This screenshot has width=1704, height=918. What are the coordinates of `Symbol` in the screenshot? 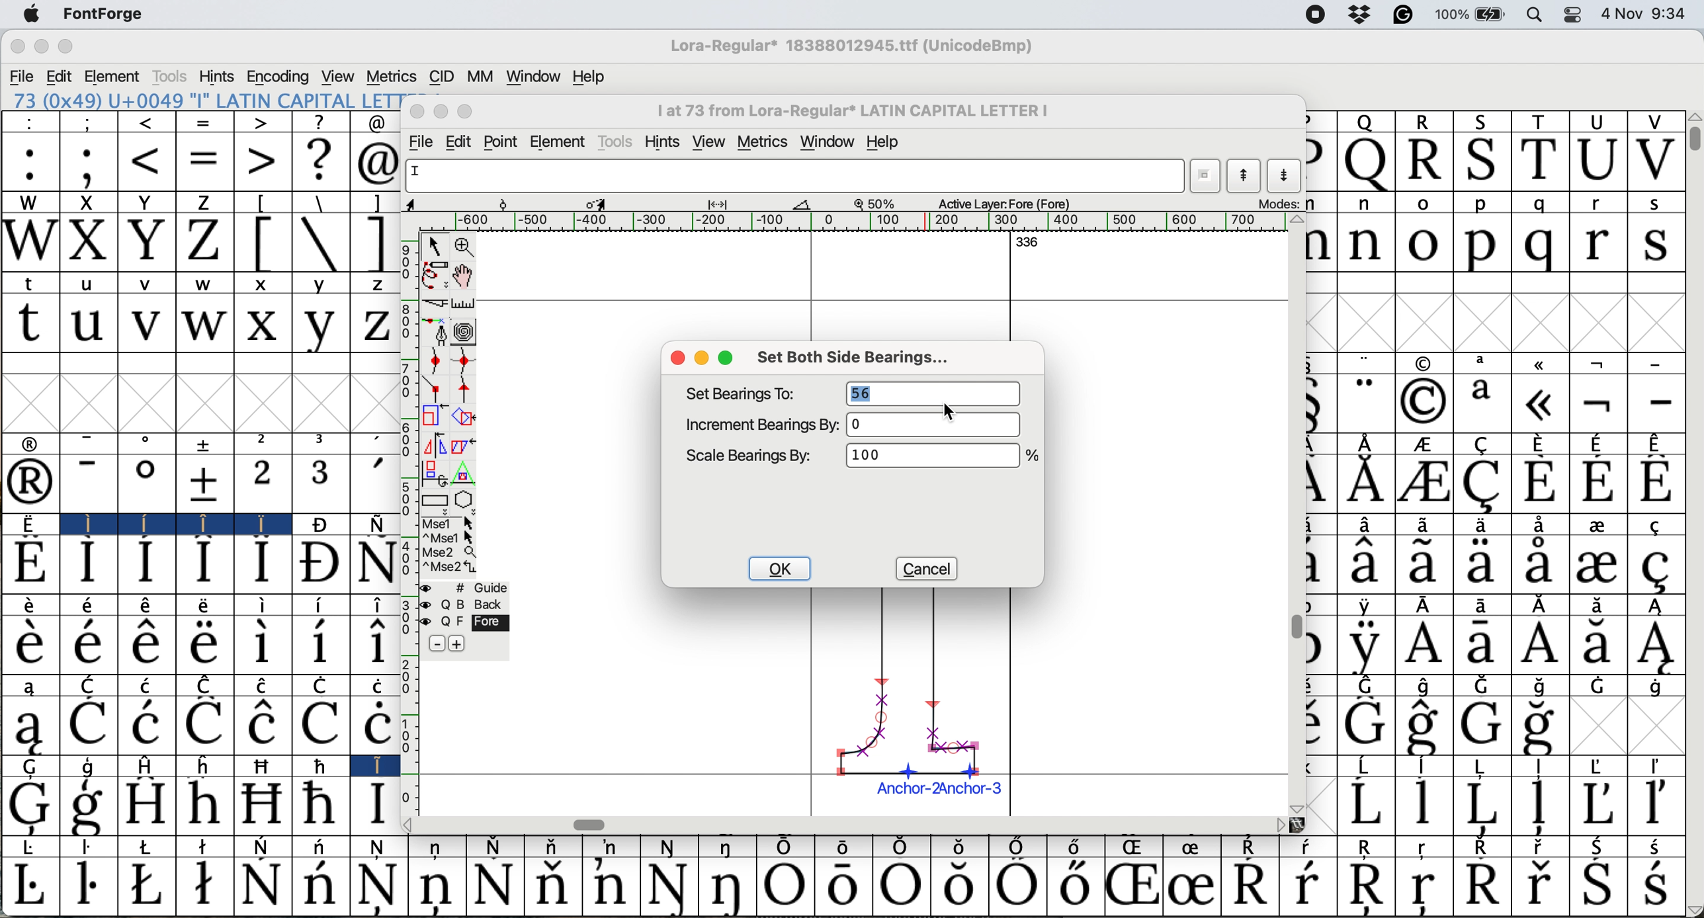 It's located at (29, 563).